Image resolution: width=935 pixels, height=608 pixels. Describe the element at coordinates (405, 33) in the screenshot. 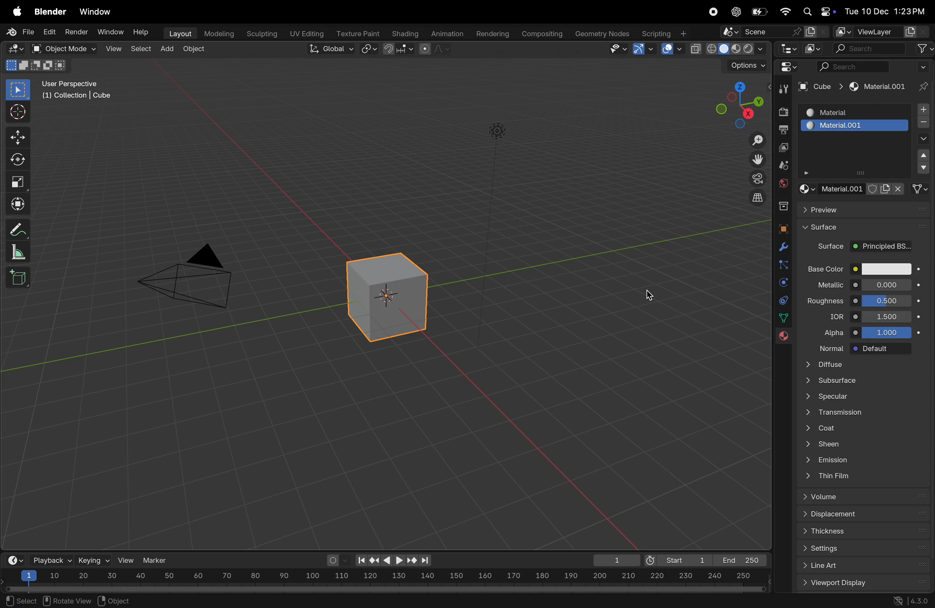

I see `Shading` at that location.